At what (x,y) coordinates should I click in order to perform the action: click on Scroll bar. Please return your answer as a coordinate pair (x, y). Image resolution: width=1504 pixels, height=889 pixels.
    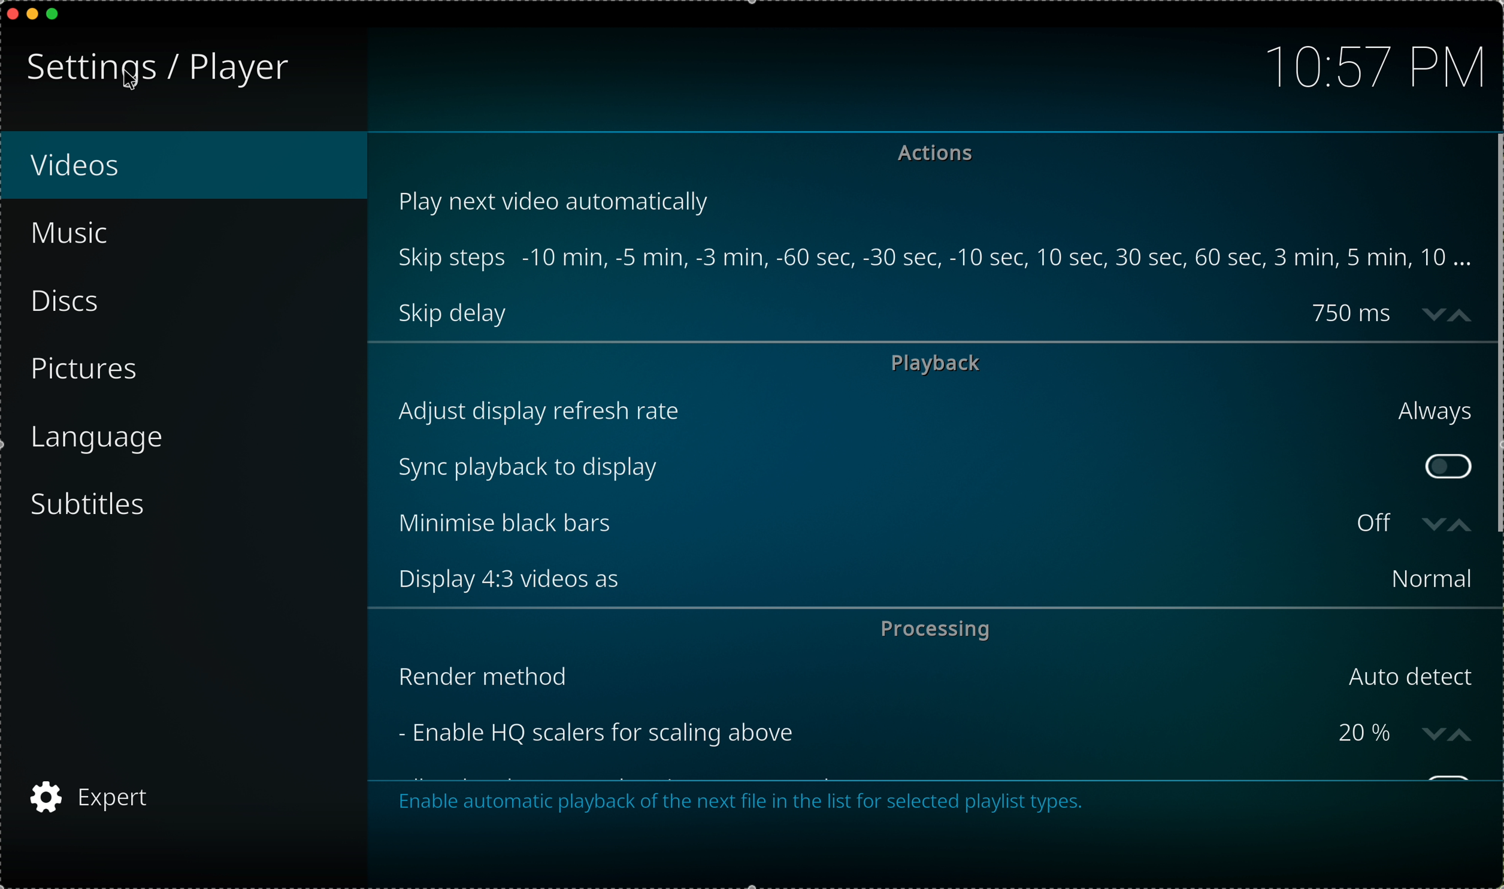
    Looking at the image, I should click on (1494, 334).